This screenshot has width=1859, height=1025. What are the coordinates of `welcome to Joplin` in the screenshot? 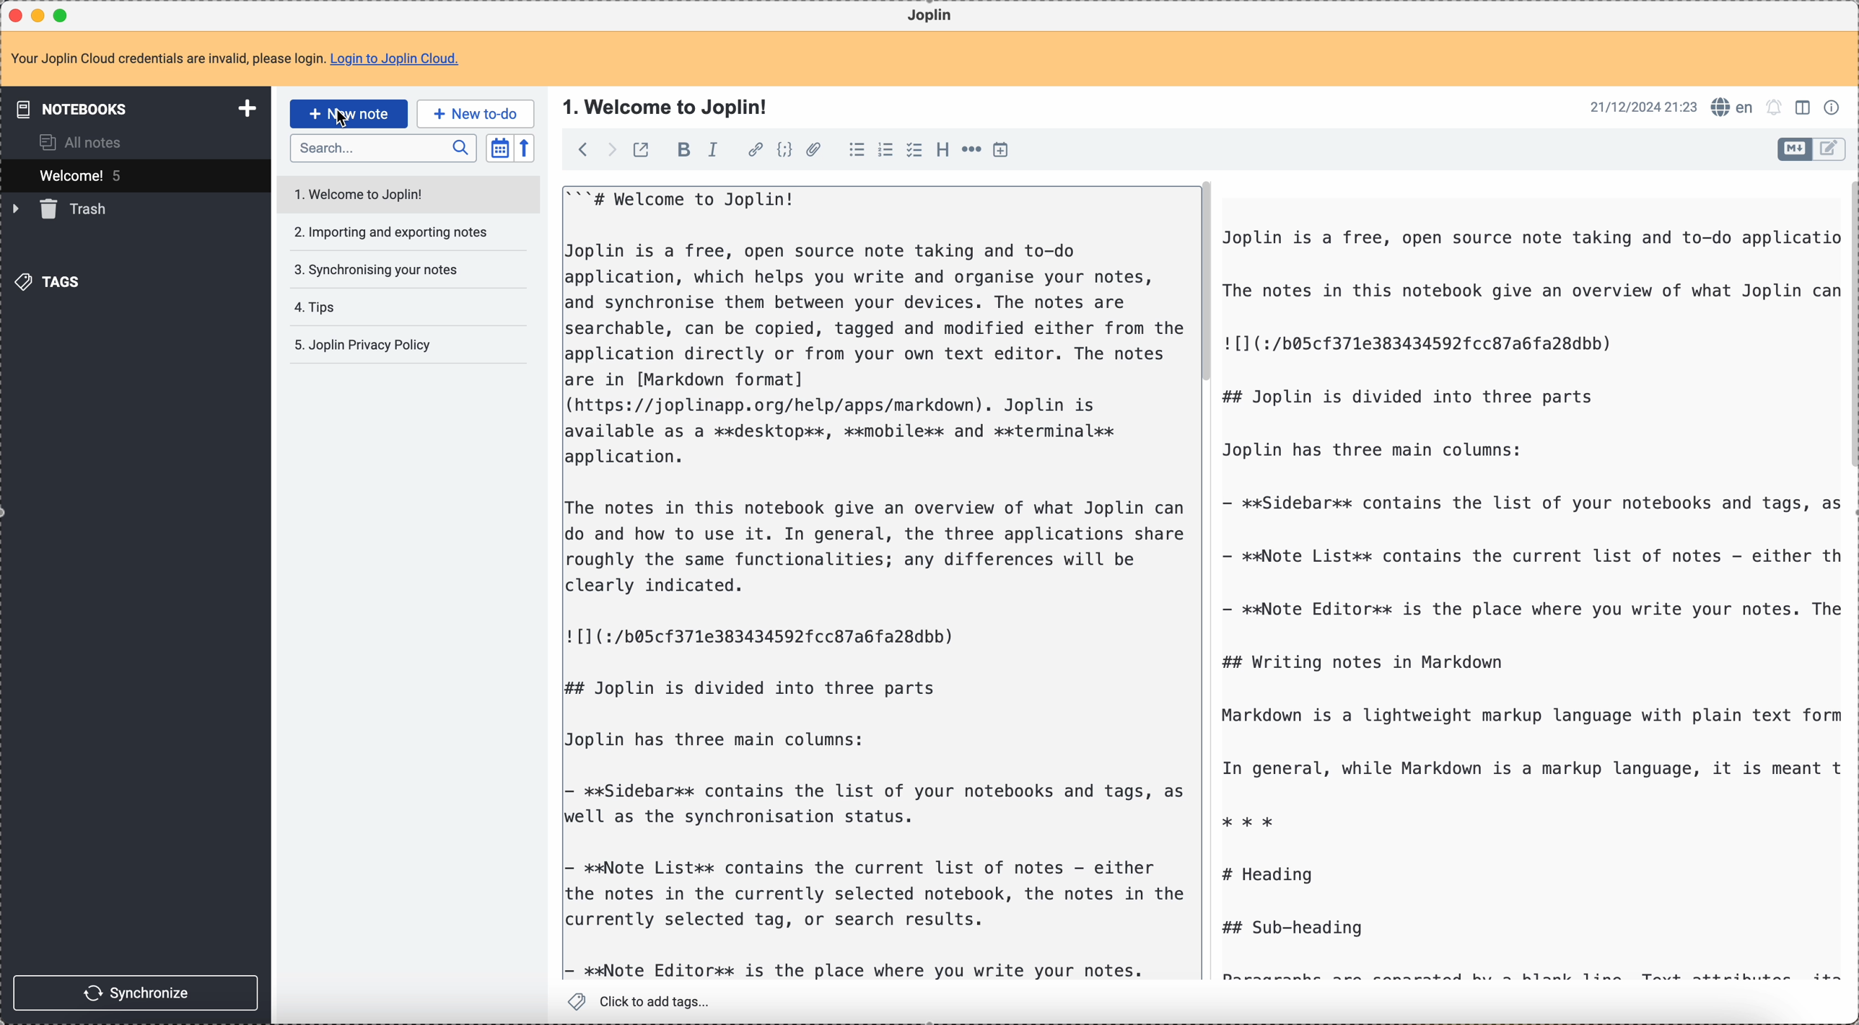 It's located at (402, 193).